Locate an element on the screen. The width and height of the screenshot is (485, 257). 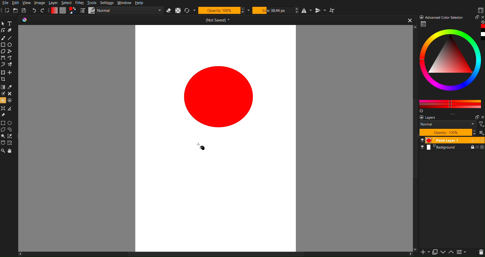
Help is located at coordinates (140, 3).